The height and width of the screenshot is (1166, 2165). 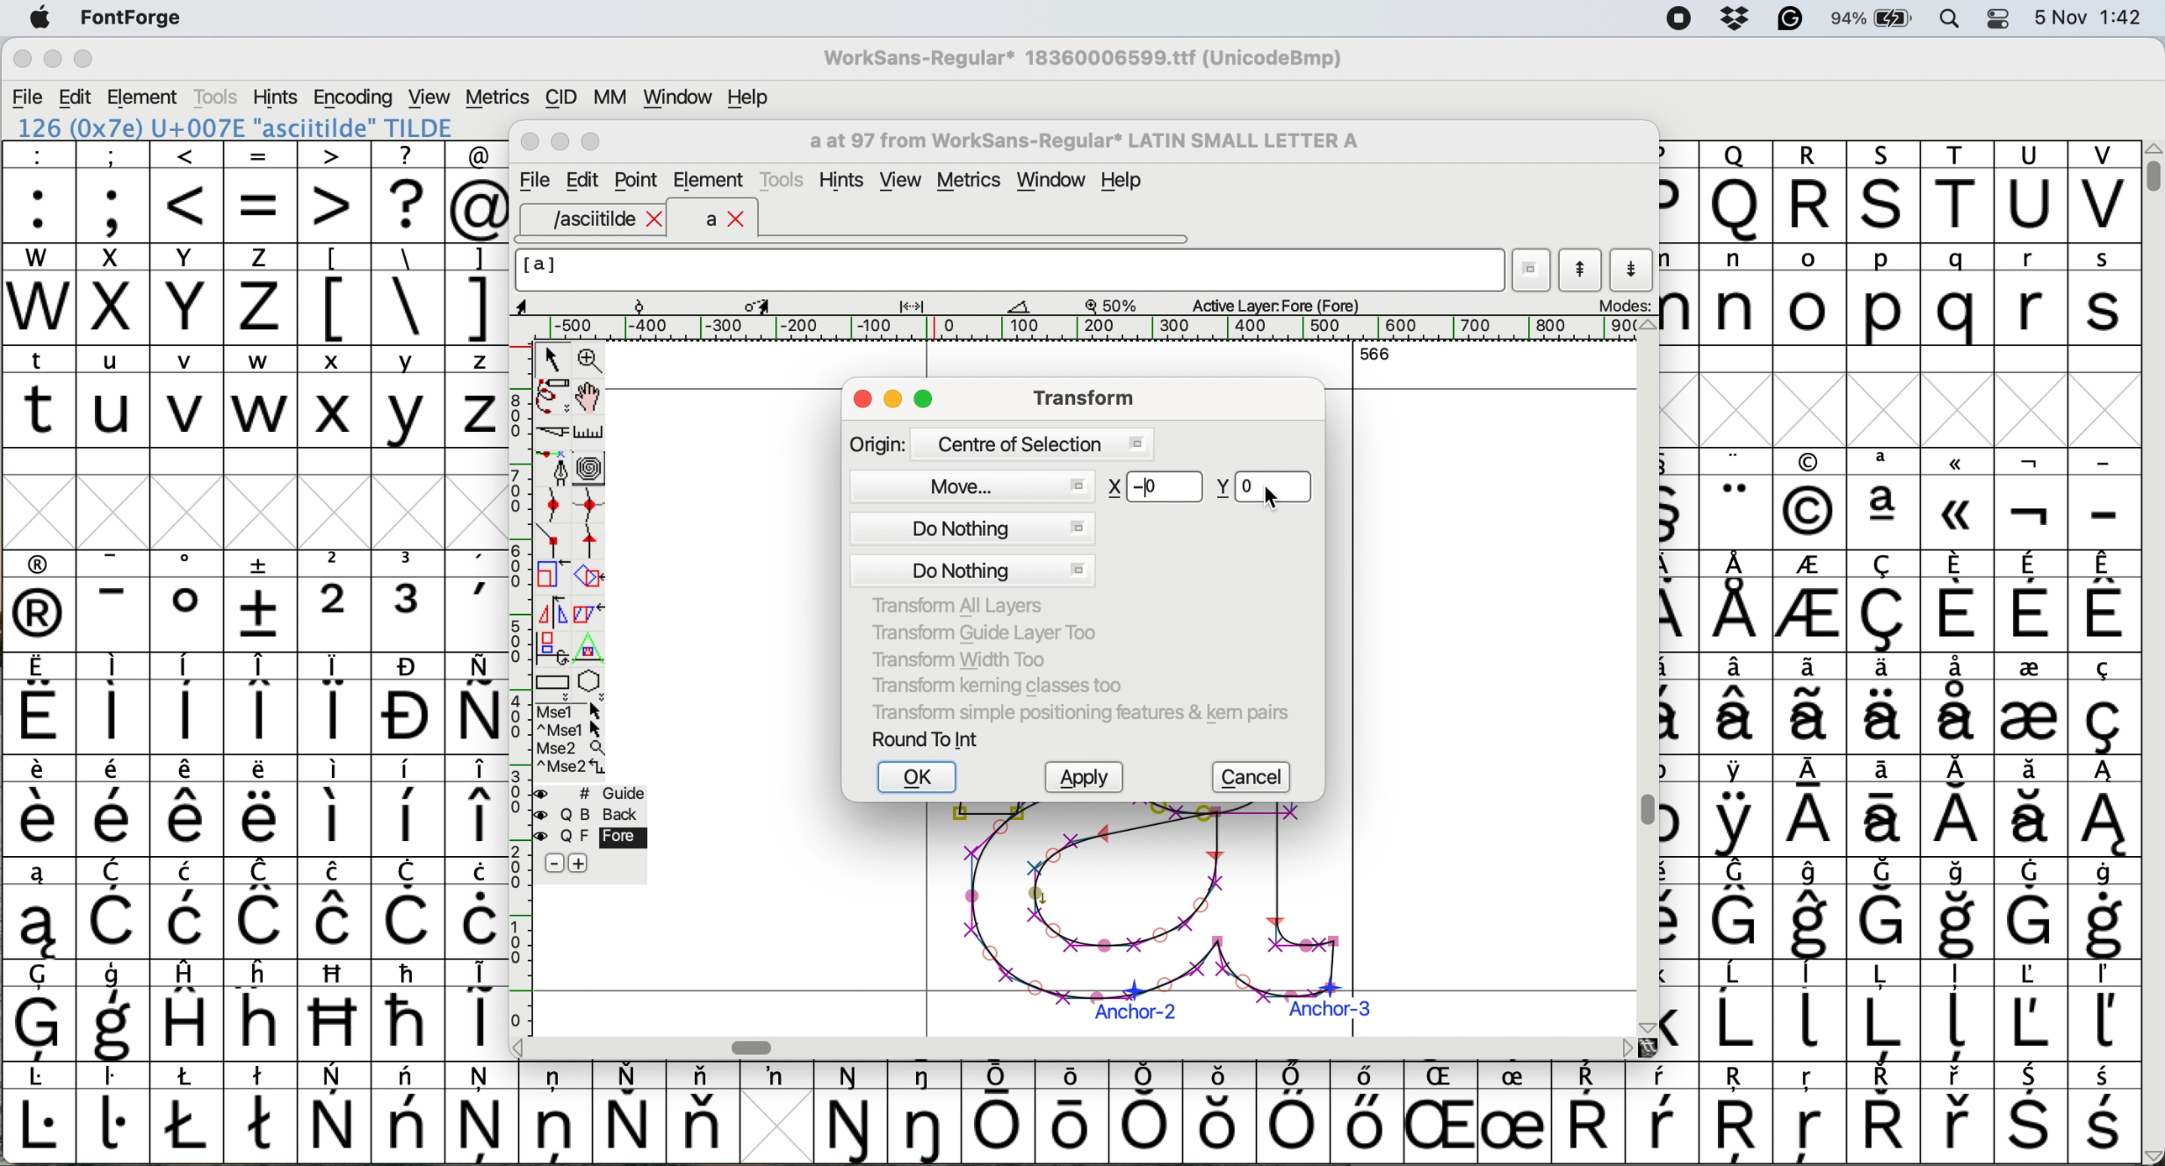 What do you see at coordinates (36, 909) in the screenshot?
I see `symbol` at bounding box center [36, 909].